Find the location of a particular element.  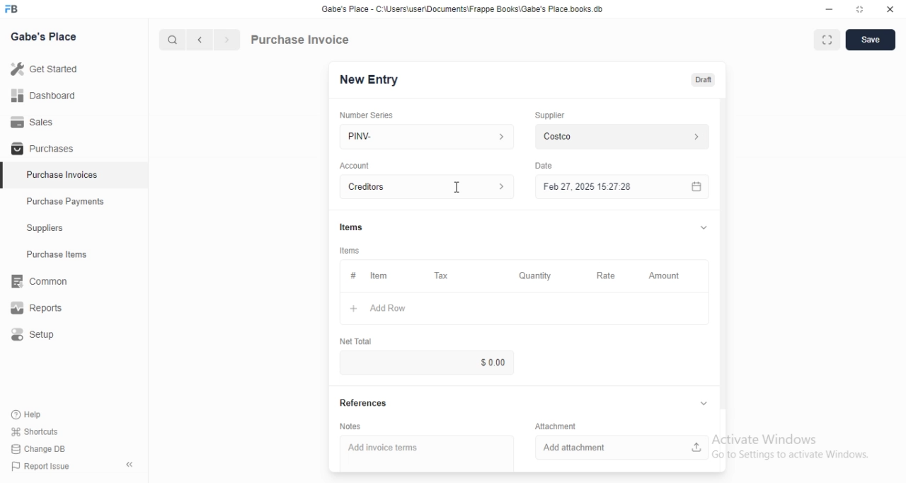

Items is located at coordinates (350, 251).